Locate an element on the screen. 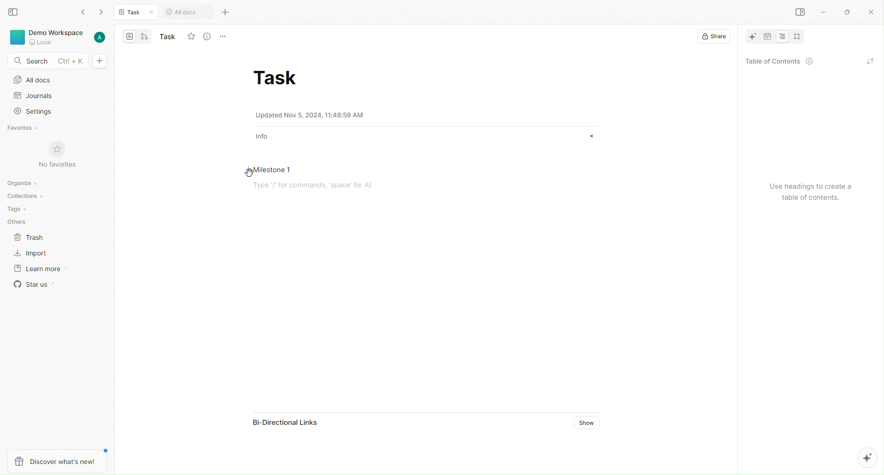 The image size is (884, 475). Tags is located at coordinates (15, 208).